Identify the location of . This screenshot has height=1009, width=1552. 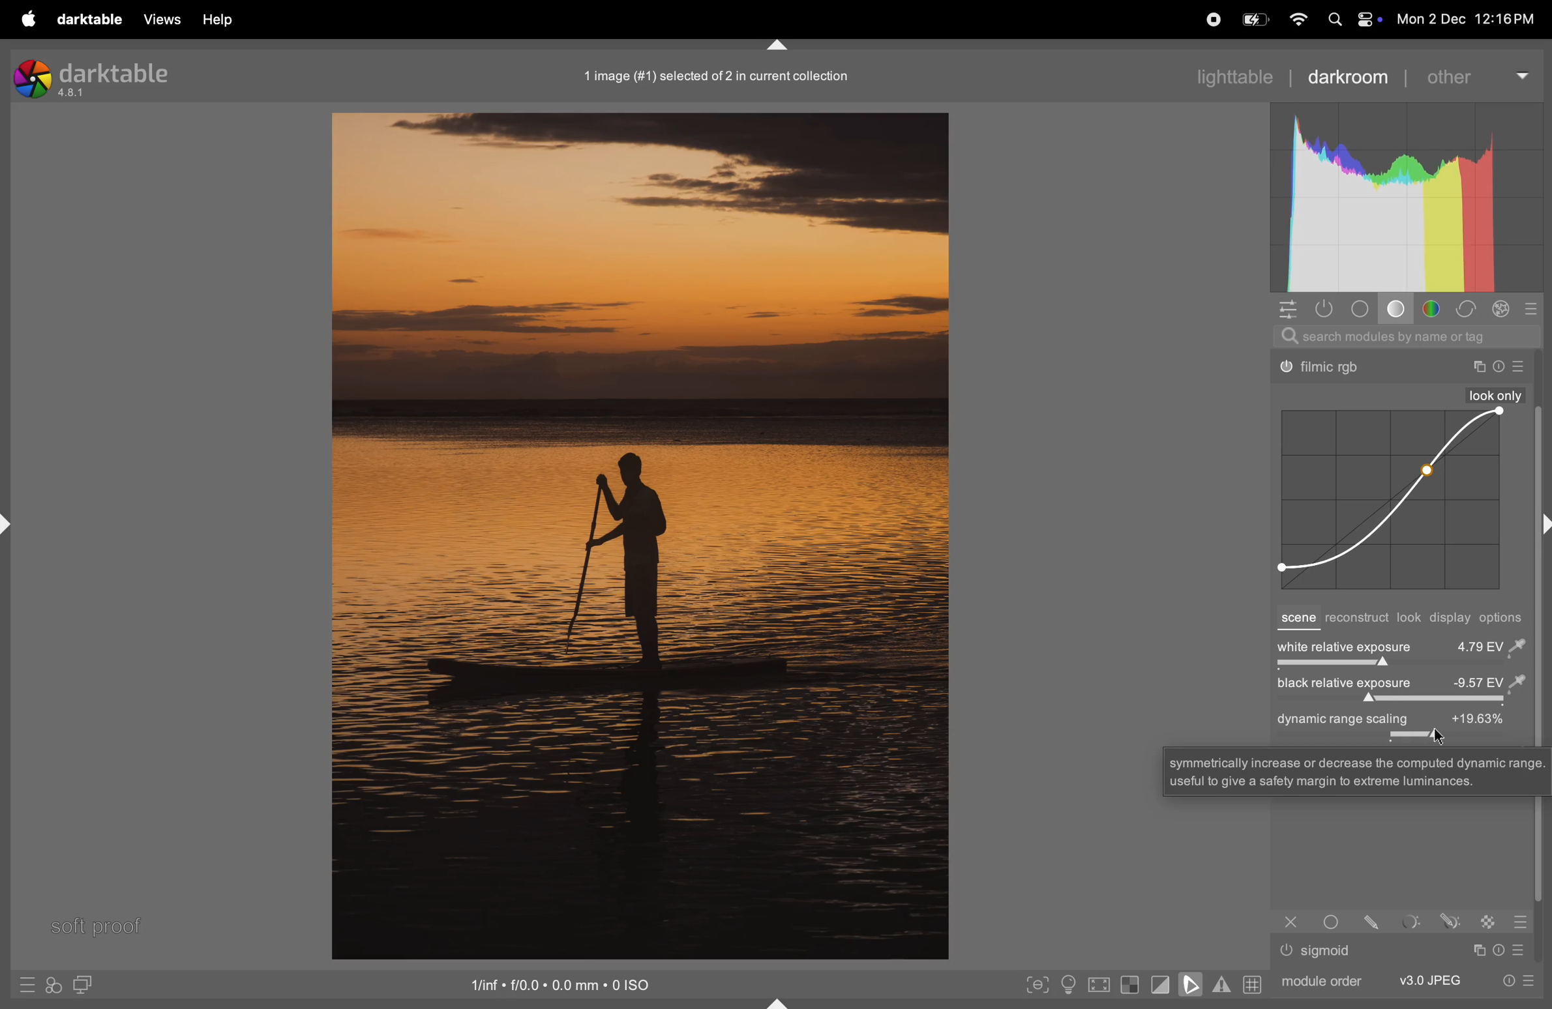
(1287, 950).